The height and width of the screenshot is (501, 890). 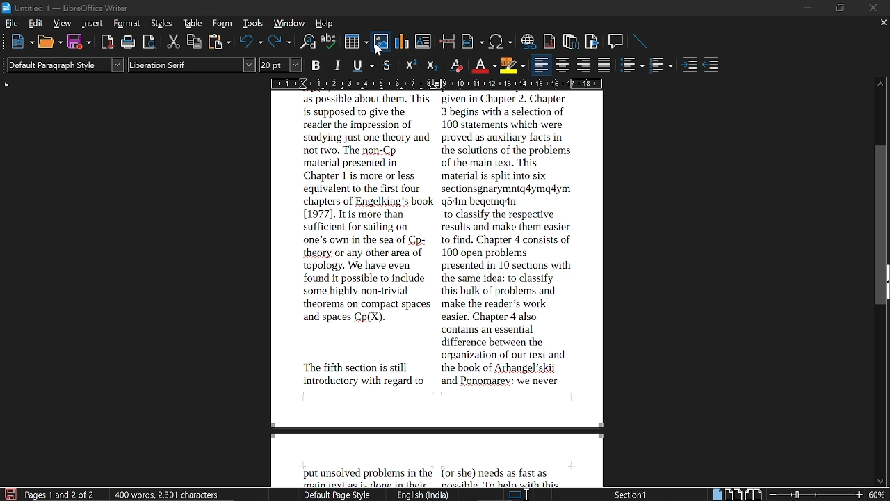 What do you see at coordinates (712, 65) in the screenshot?
I see `decrease indent` at bounding box center [712, 65].